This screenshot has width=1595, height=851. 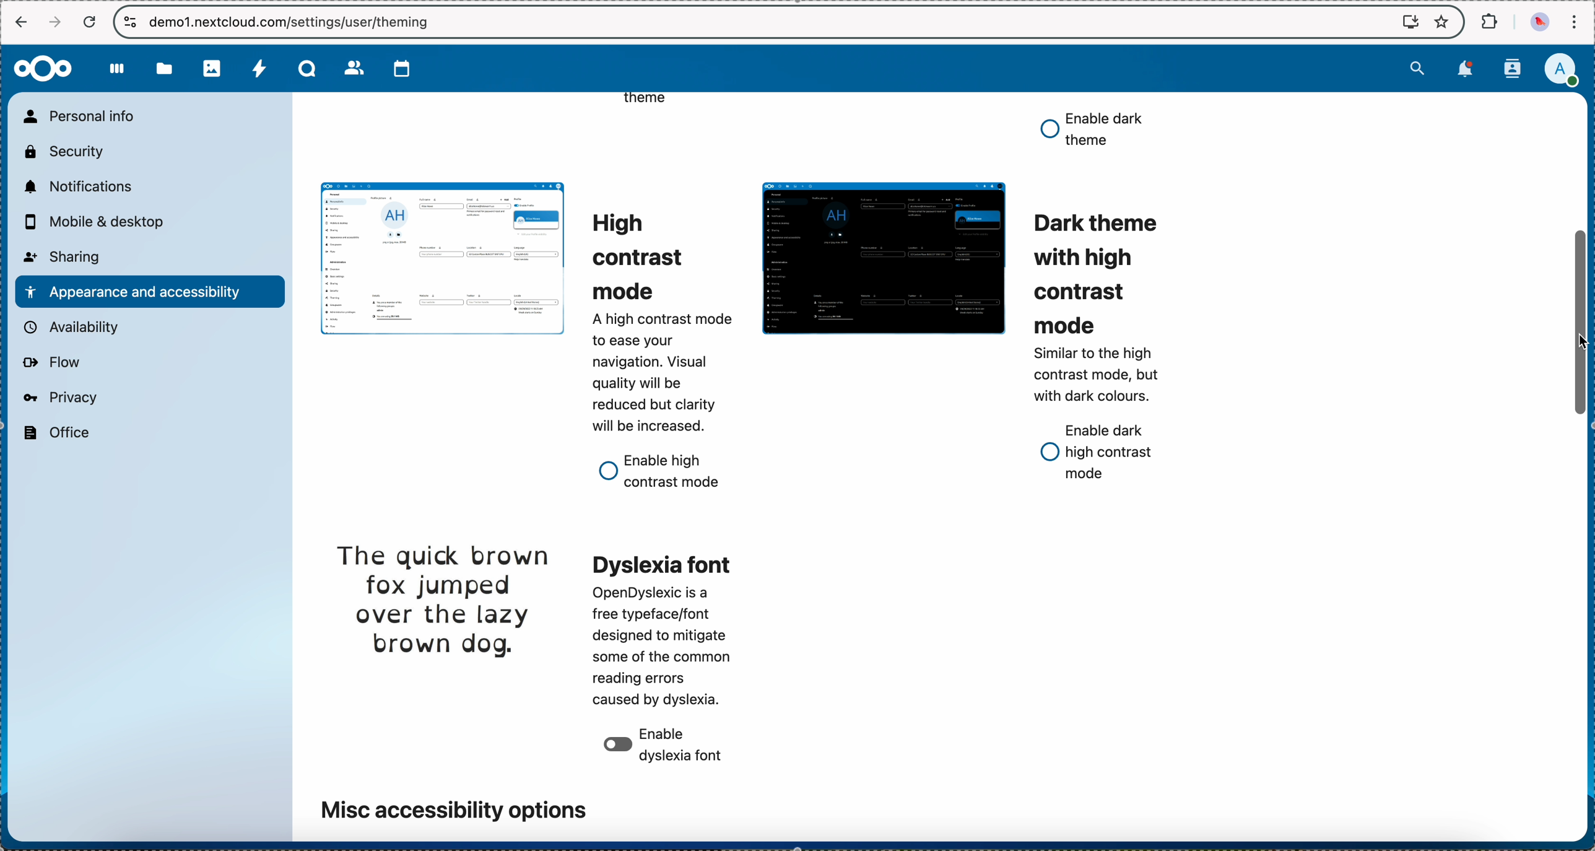 I want to click on dyslexia font theme preview, so click(x=443, y=601).